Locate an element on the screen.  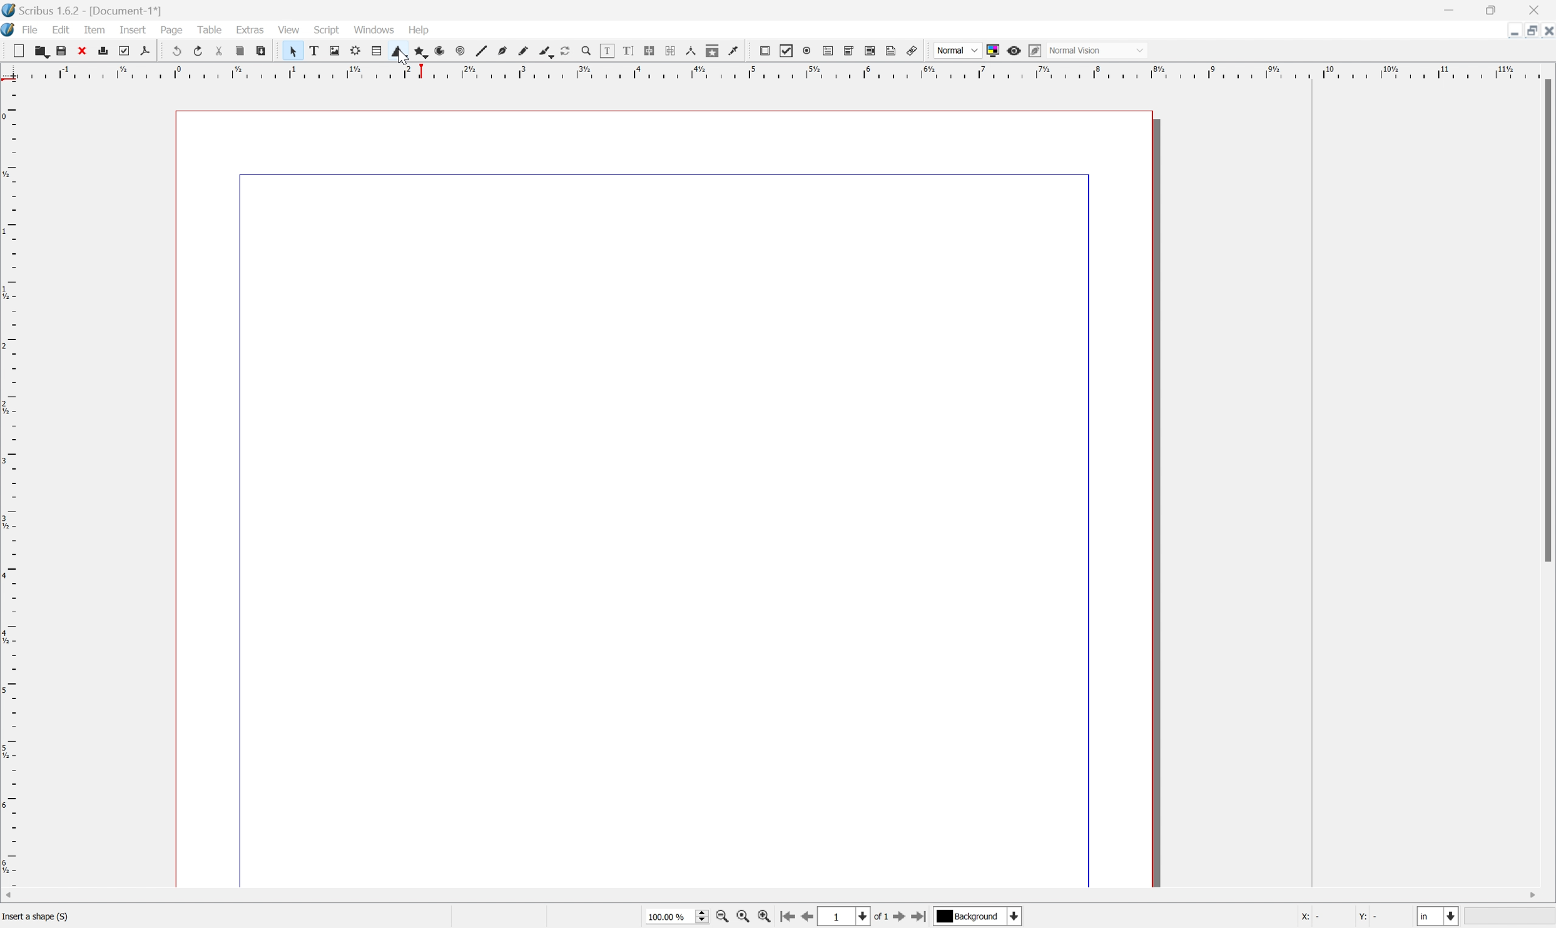
Background is located at coordinates (970, 916).